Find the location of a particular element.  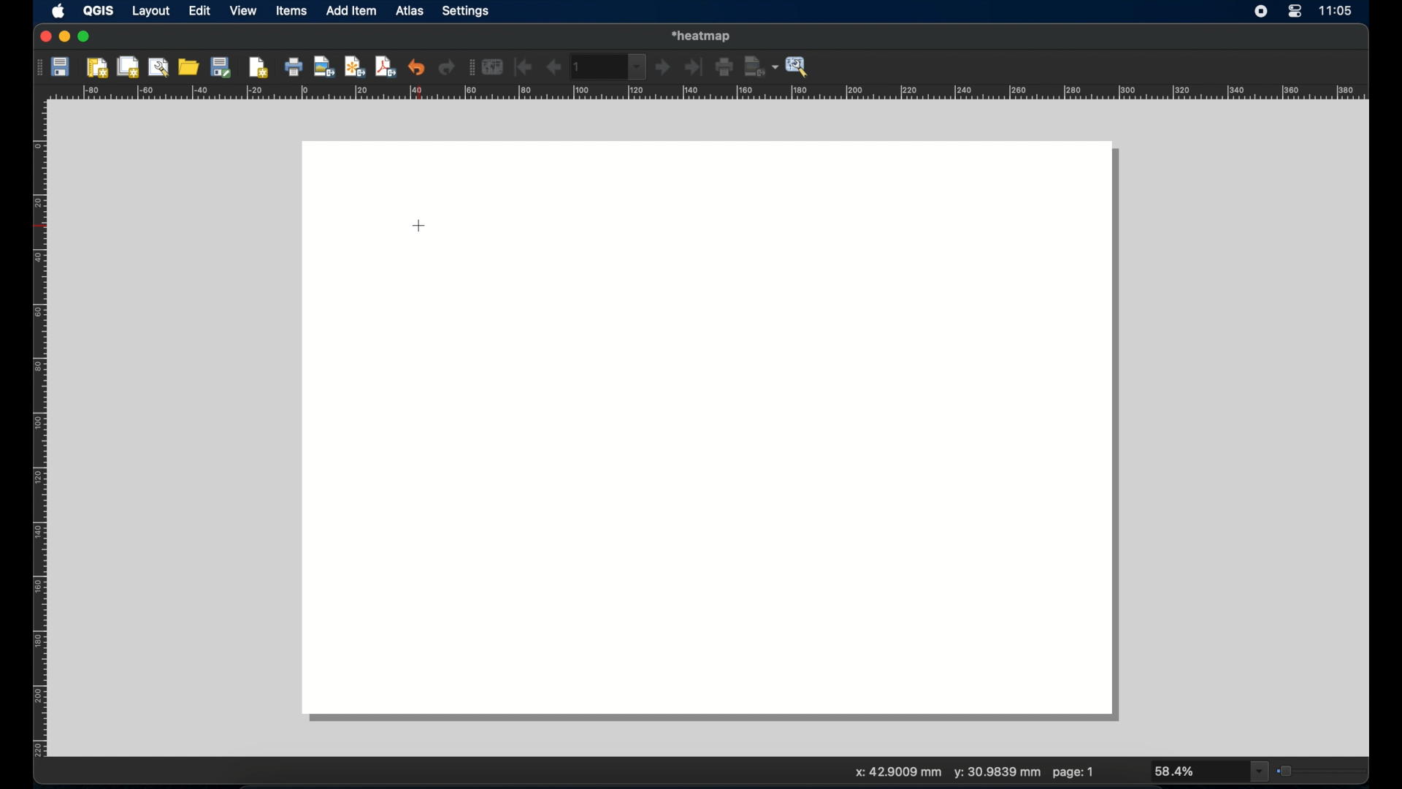

export atlas as image is located at coordinates (762, 66).